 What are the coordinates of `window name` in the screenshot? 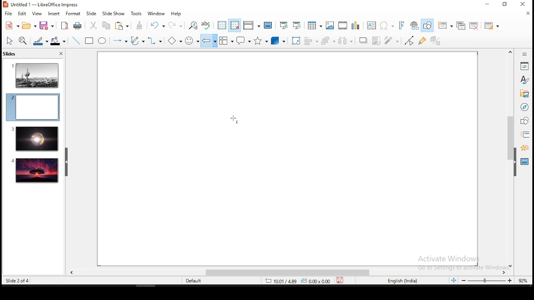 It's located at (42, 4).